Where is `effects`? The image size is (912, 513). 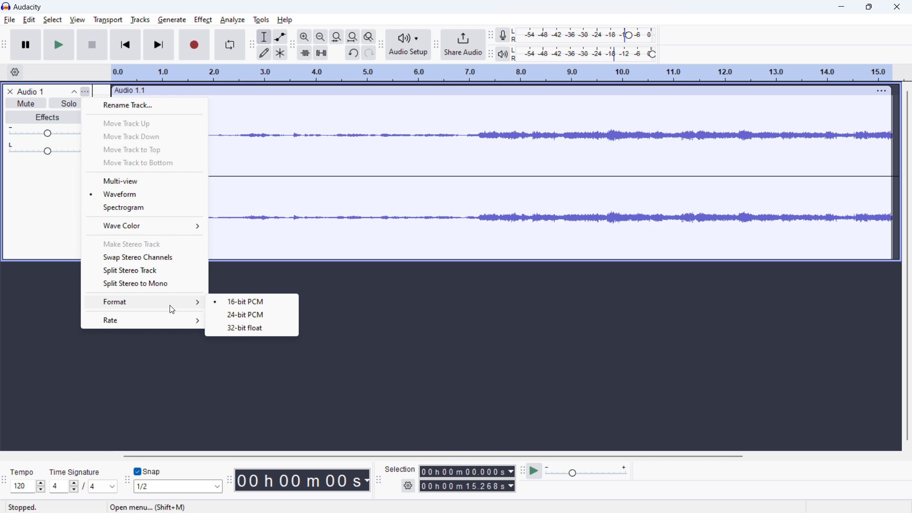
effects is located at coordinates (44, 117).